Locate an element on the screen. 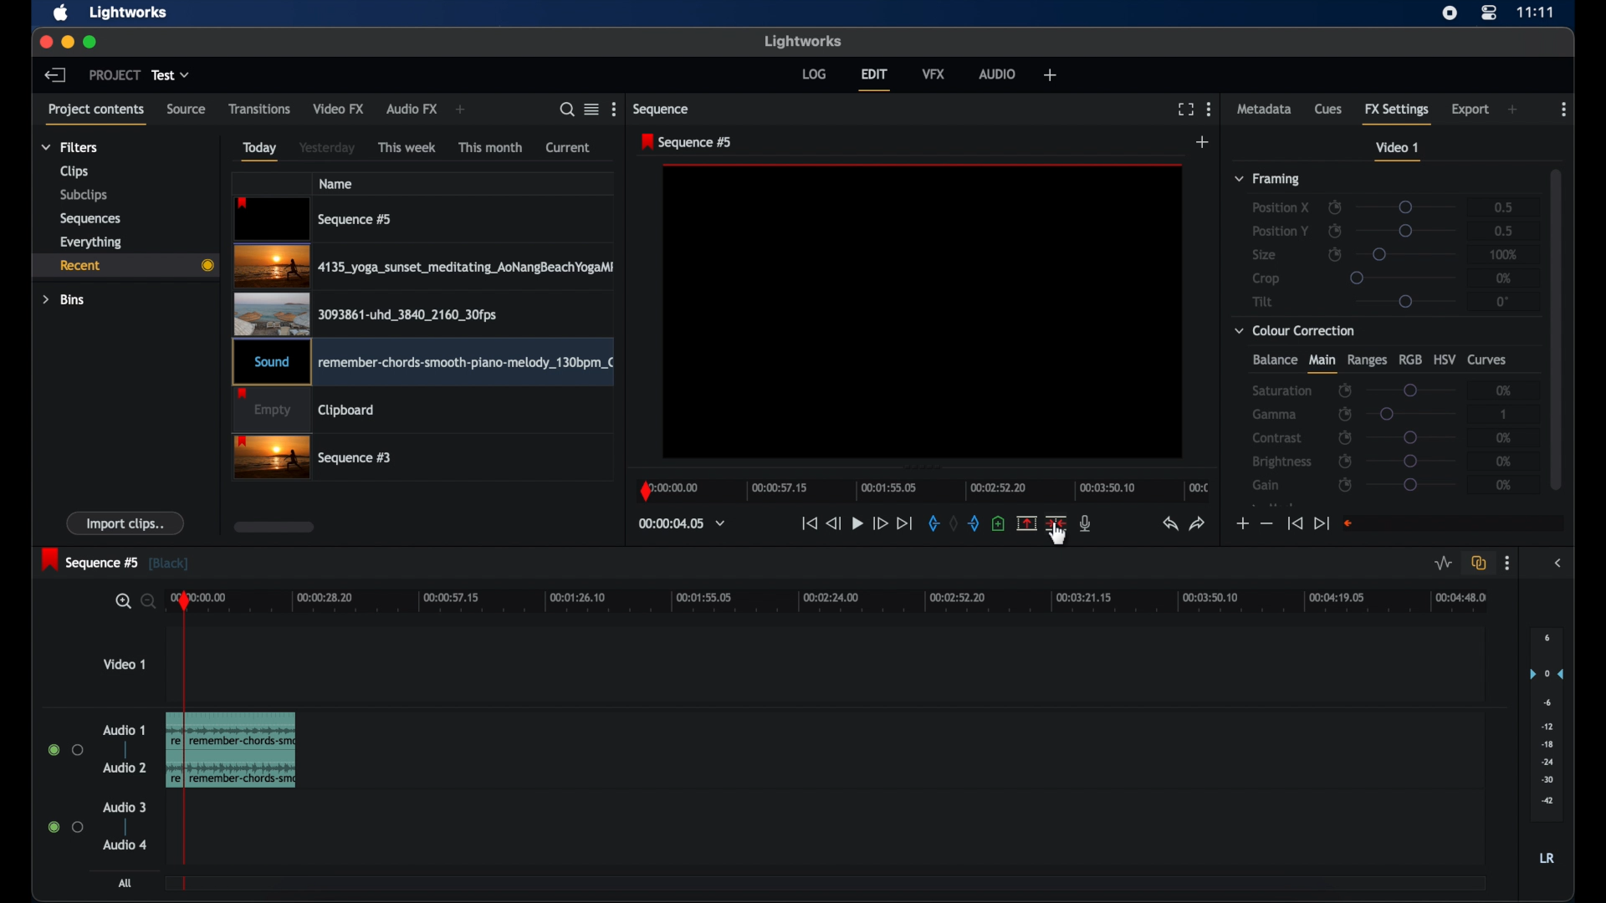  bins is located at coordinates (64, 300).